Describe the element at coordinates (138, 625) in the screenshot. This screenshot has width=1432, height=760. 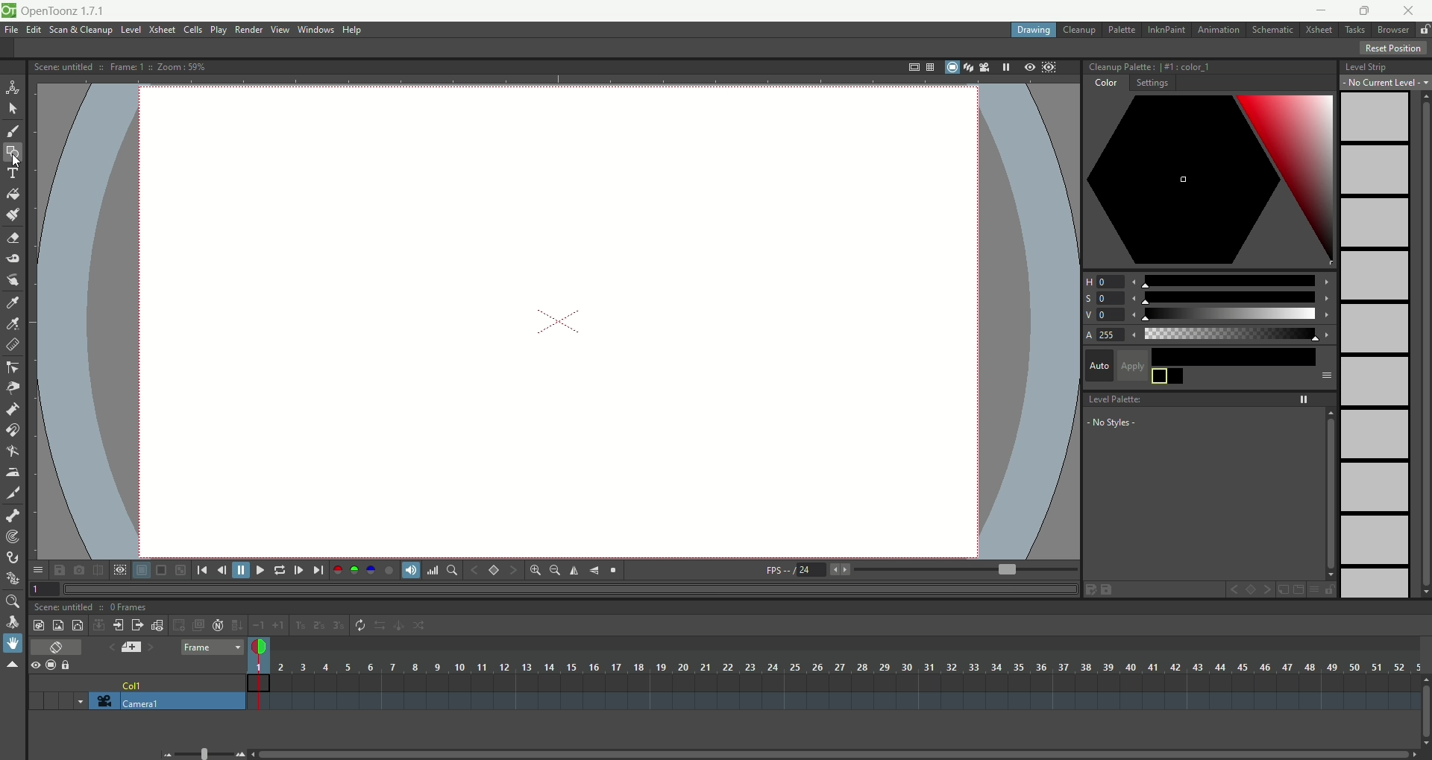
I see `close sub-Xsheet` at that location.